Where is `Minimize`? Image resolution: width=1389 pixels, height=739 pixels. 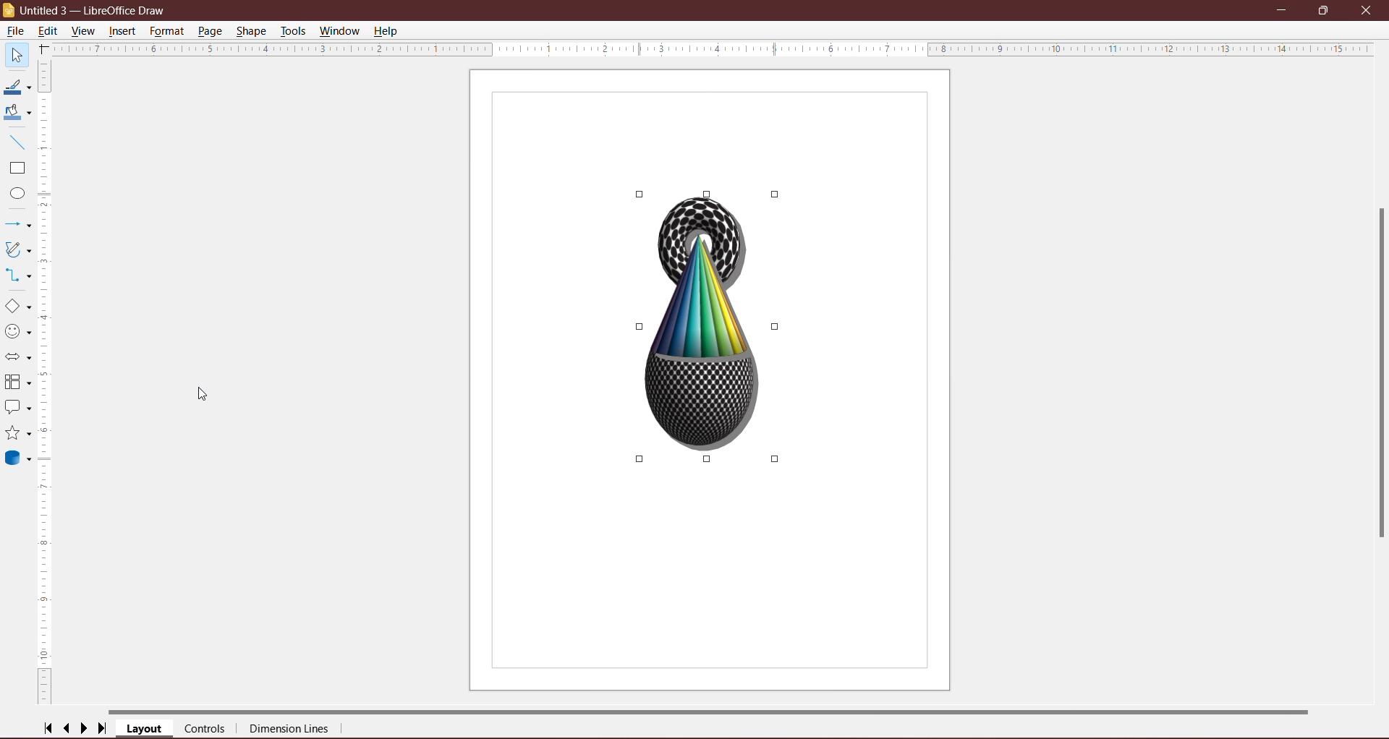 Minimize is located at coordinates (1283, 9).